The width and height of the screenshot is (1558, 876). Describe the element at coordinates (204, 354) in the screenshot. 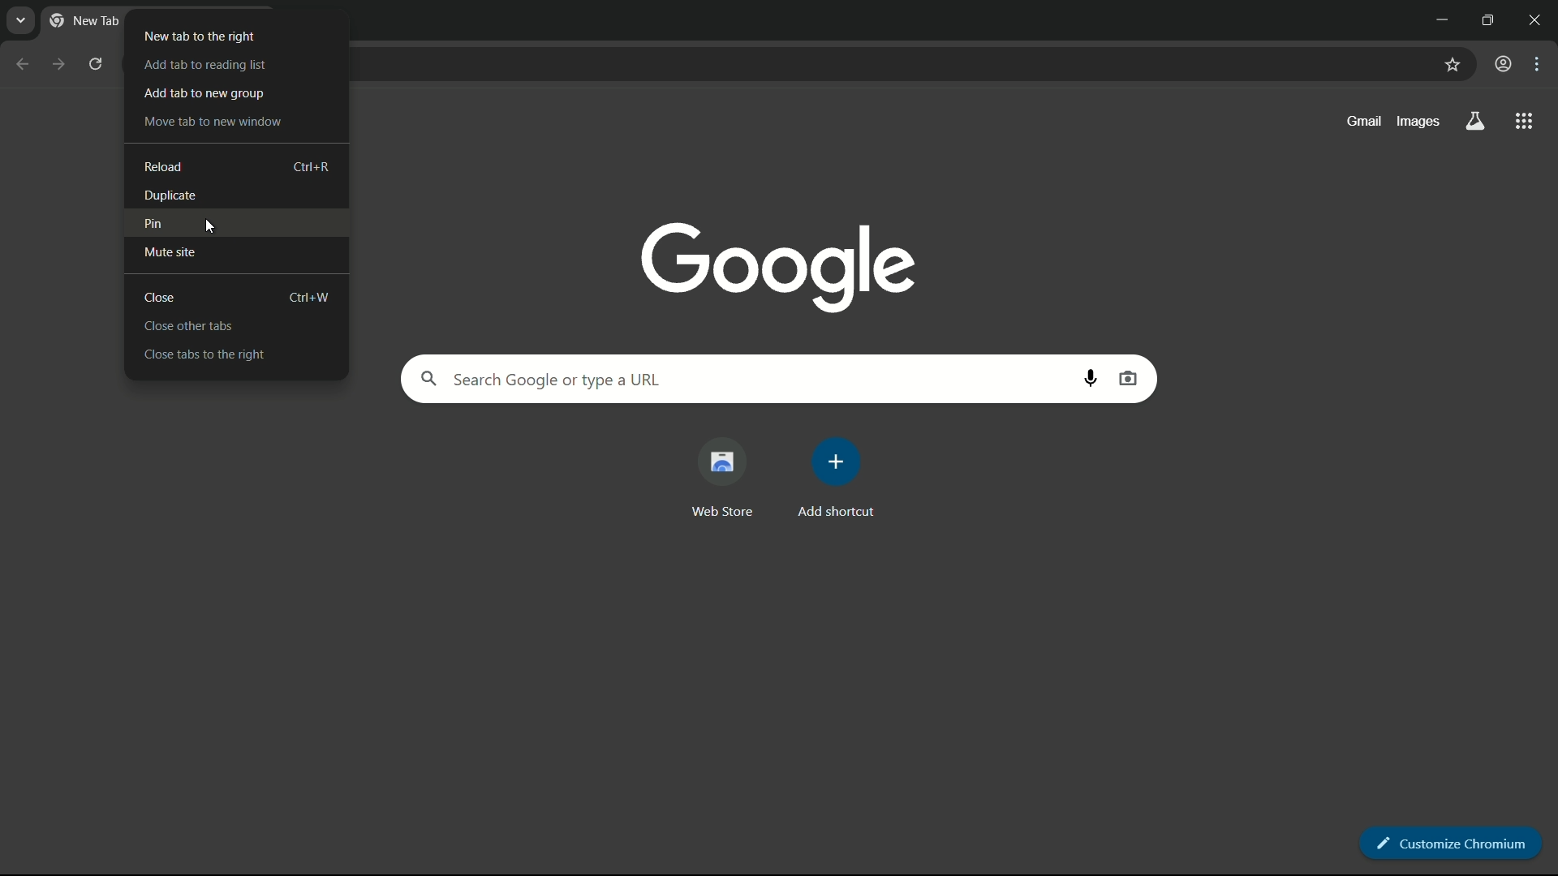

I see `close tab to the right` at that location.